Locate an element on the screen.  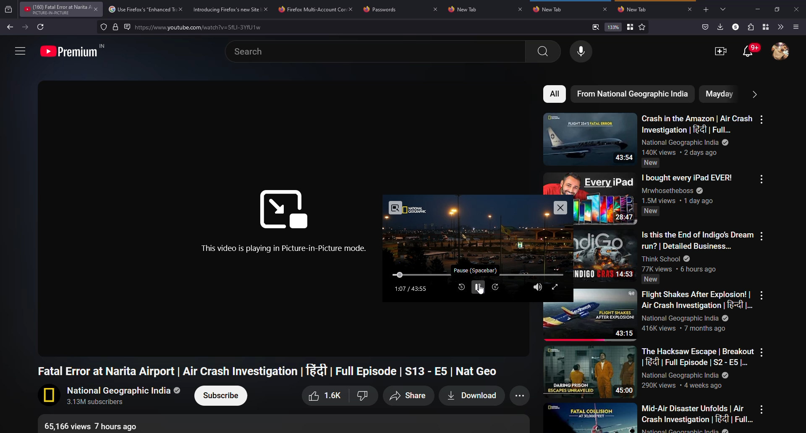
Video preview is located at coordinates (477, 230).